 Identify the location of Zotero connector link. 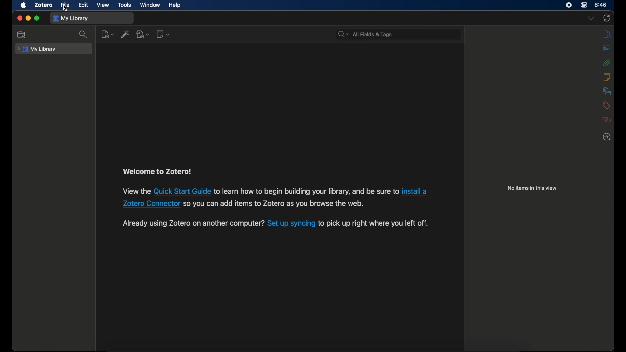
(417, 190).